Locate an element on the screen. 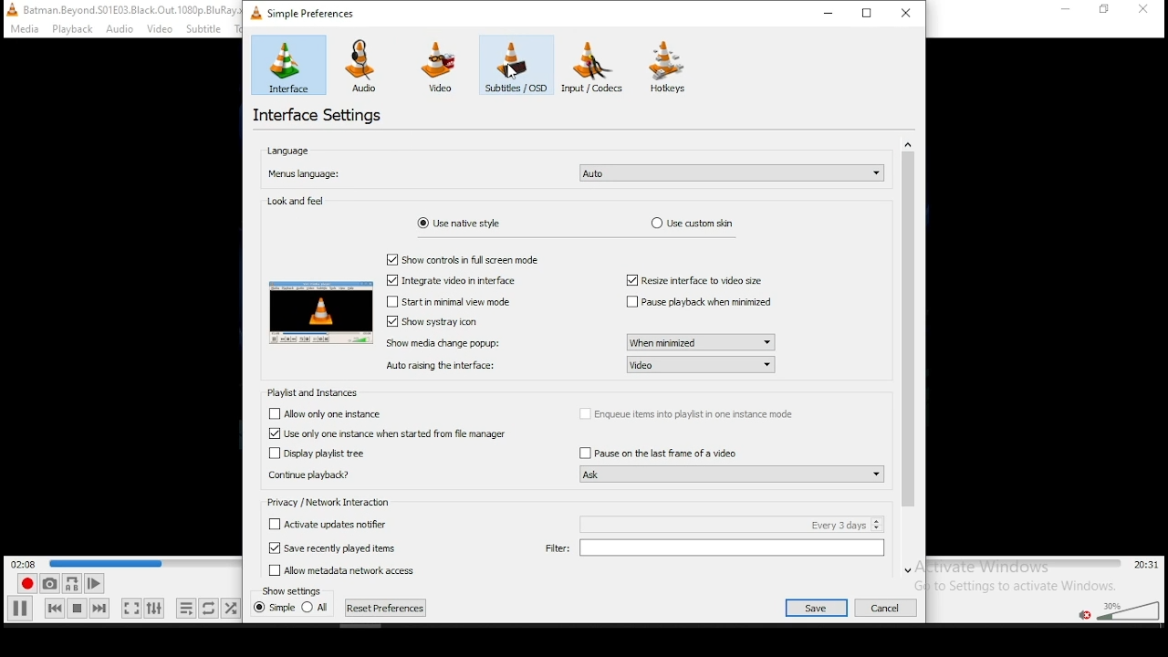  elapsed time is located at coordinates (26, 563).